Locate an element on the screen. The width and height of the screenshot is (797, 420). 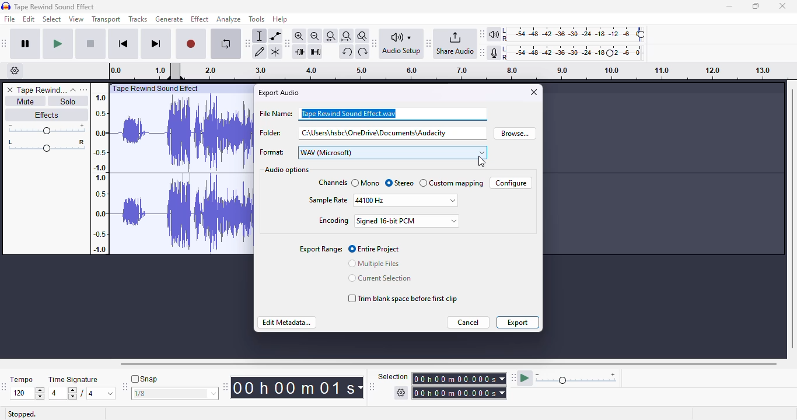
open menu is located at coordinates (85, 90).